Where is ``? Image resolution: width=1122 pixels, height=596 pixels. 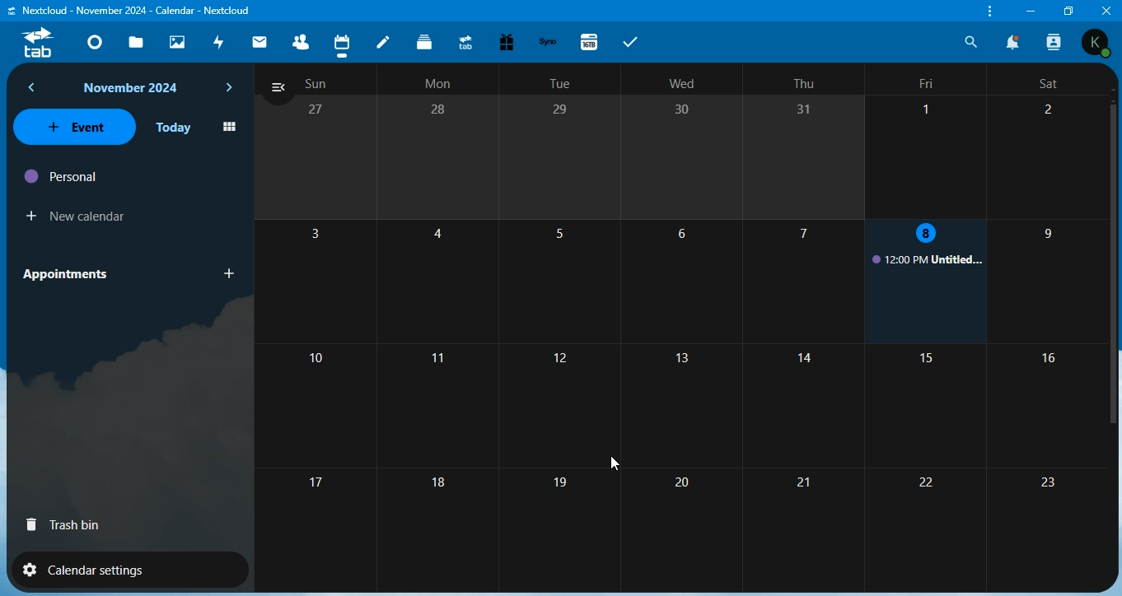
 is located at coordinates (1099, 43).